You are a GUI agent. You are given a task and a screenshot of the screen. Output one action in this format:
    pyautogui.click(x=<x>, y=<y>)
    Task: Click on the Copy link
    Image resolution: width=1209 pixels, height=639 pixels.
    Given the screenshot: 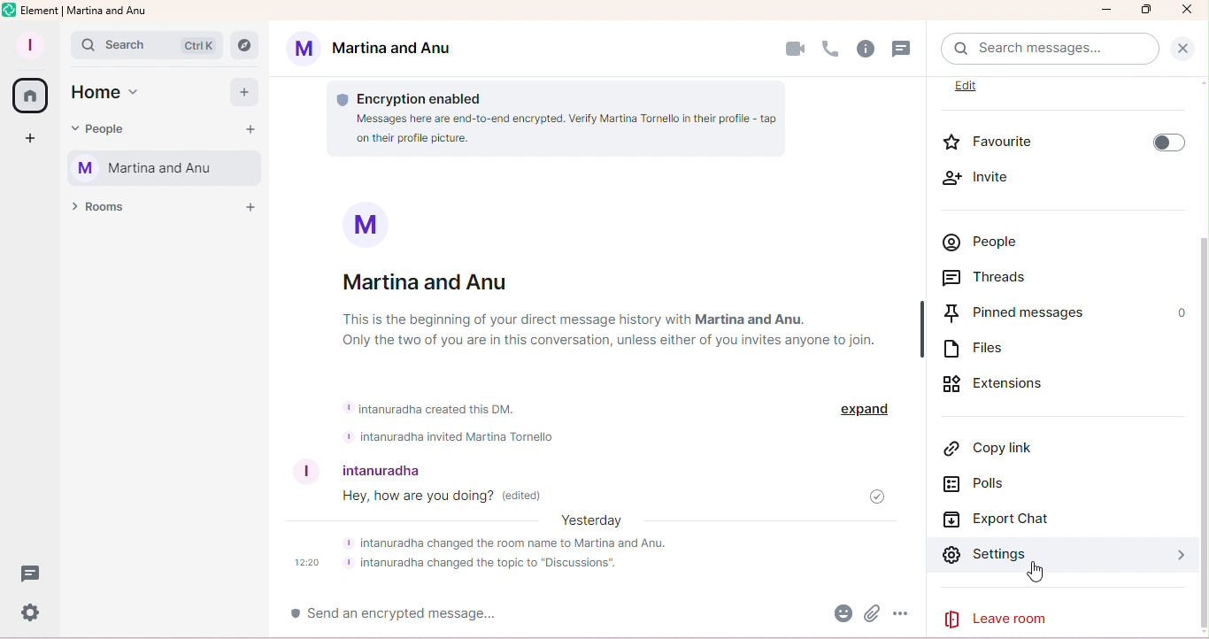 What is the action you would take?
    pyautogui.click(x=982, y=448)
    